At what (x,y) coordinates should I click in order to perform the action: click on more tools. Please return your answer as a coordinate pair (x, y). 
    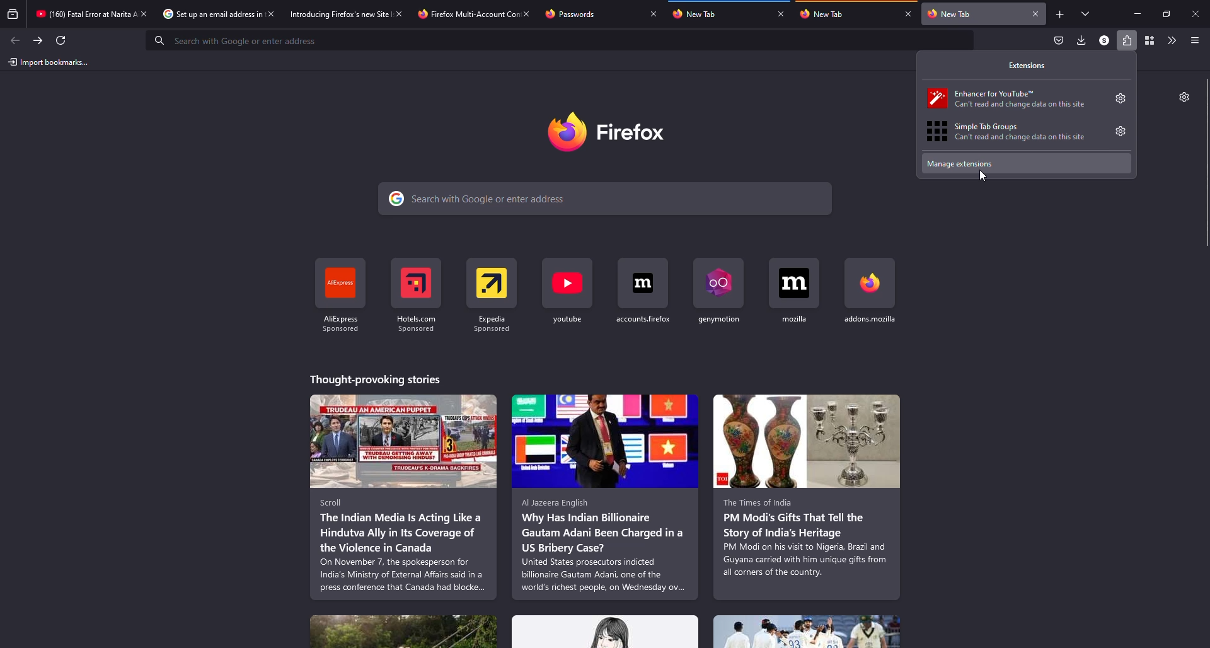
    Looking at the image, I should click on (1170, 40).